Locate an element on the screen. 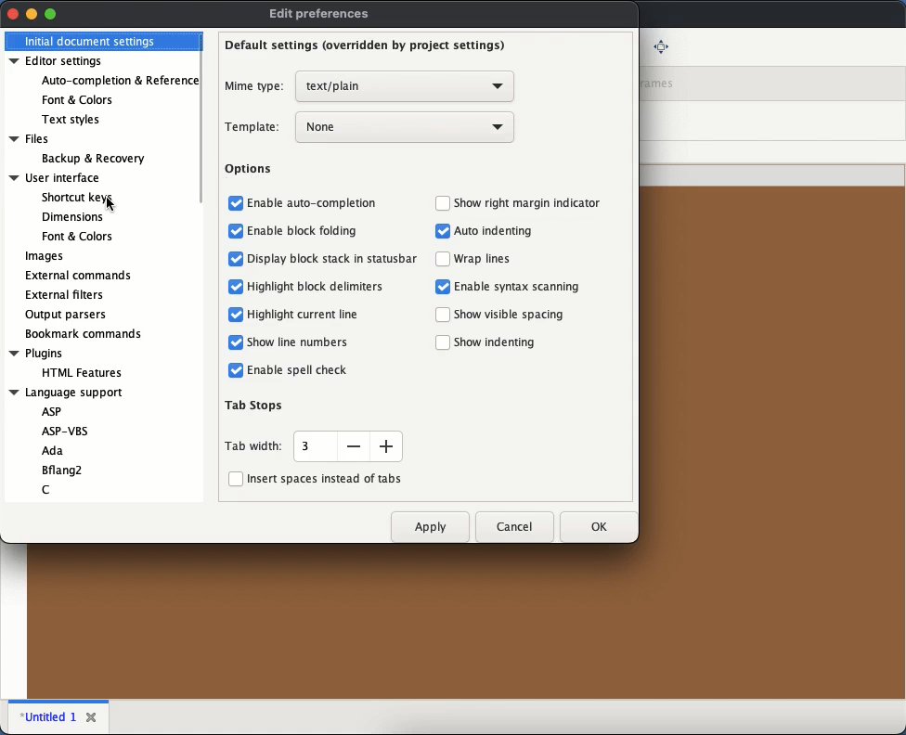 The width and height of the screenshot is (906, 735). checkbox enabled is located at coordinates (236, 315).